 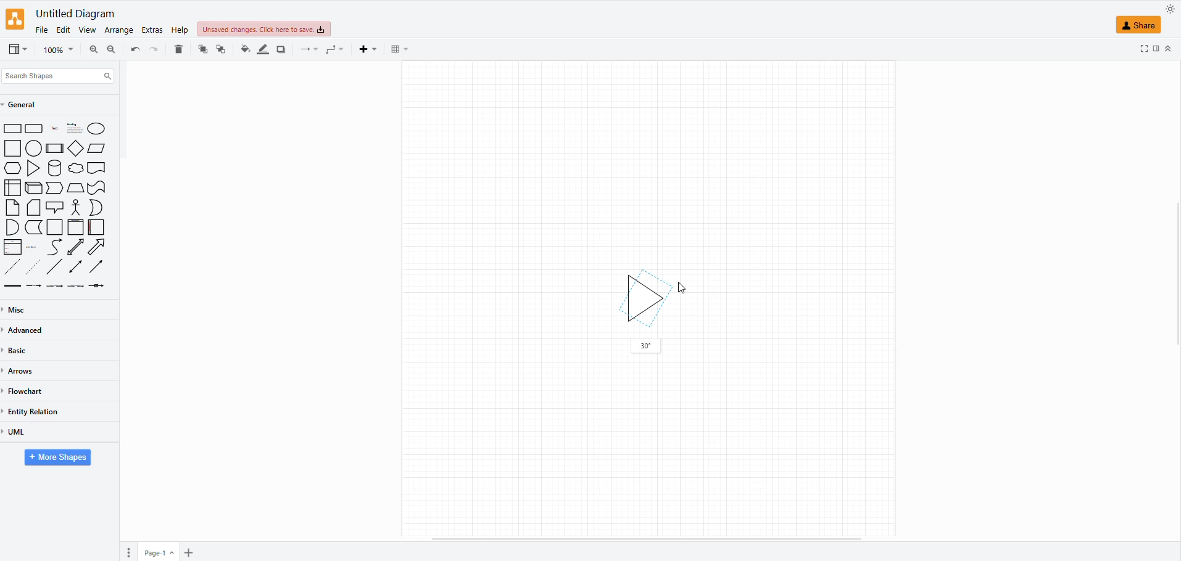 I want to click on Rectangle, so click(x=13, y=129).